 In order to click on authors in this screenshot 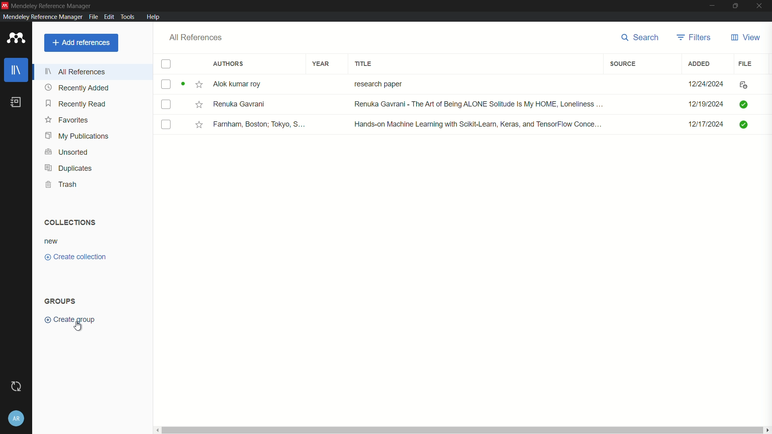, I will do `click(228, 64)`.